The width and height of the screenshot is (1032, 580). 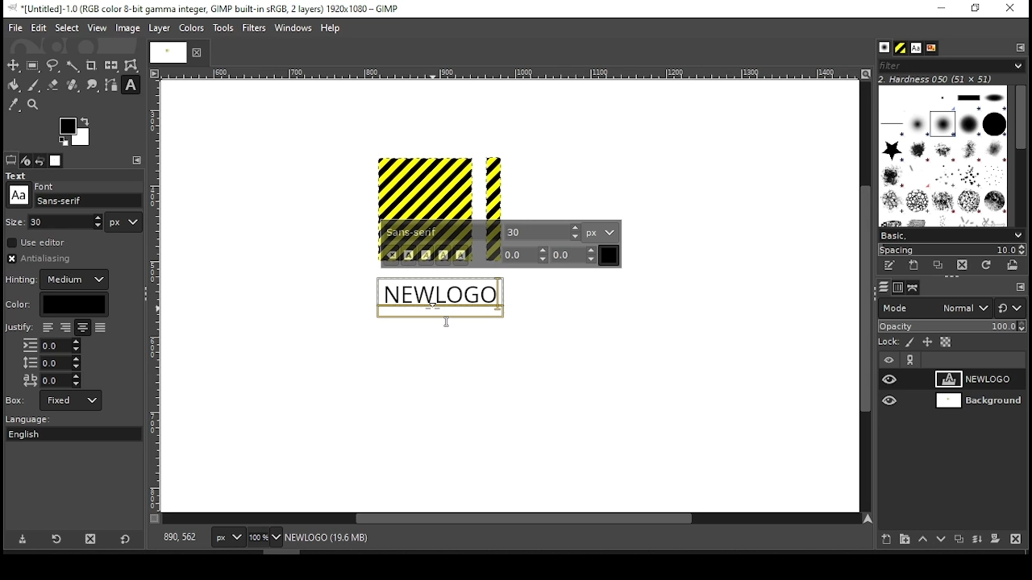 I want to click on change baseline of selected text, so click(x=526, y=255).